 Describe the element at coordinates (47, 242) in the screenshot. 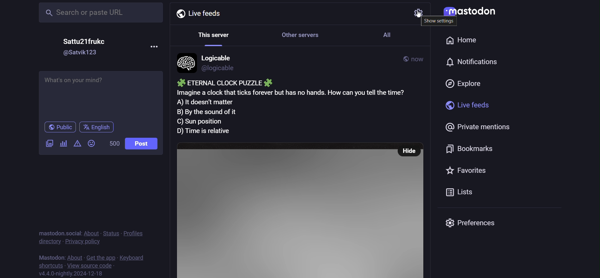

I see `directory` at that location.